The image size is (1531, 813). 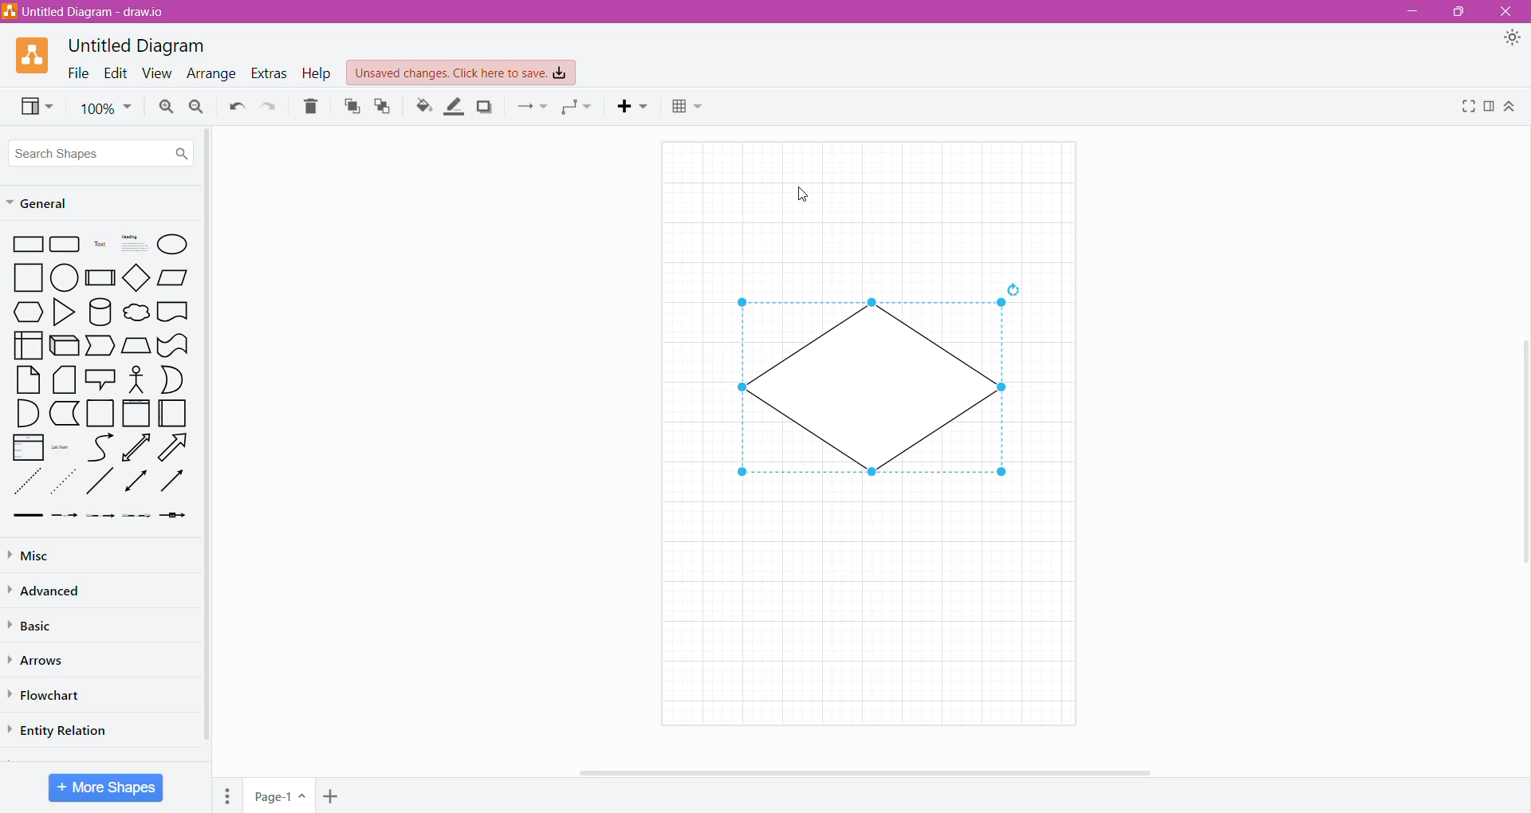 What do you see at coordinates (140, 45) in the screenshot?
I see `Untitled Diagram` at bounding box center [140, 45].